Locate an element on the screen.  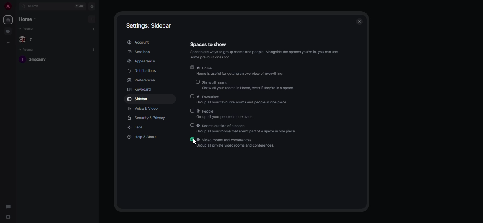
add is located at coordinates (93, 29).